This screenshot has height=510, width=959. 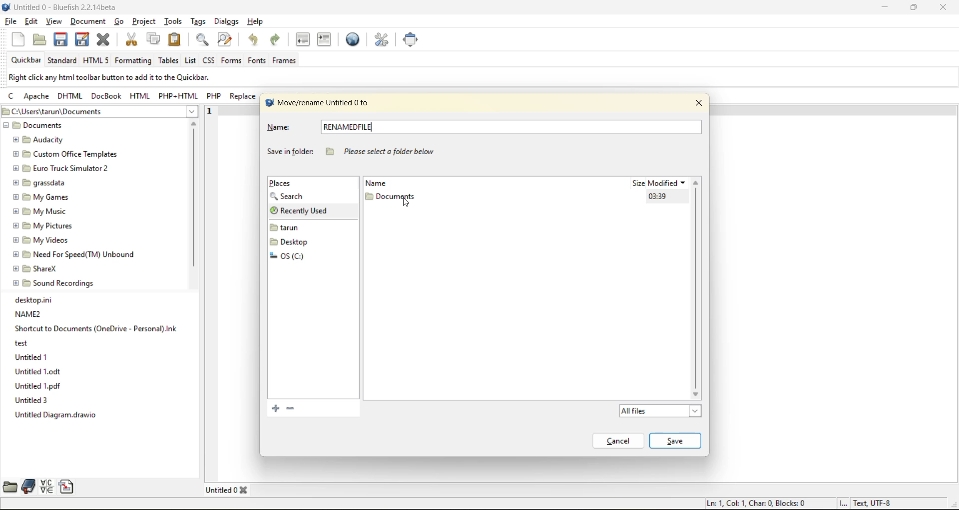 What do you see at coordinates (28, 60) in the screenshot?
I see `quickbar` at bounding box center [28, 60].